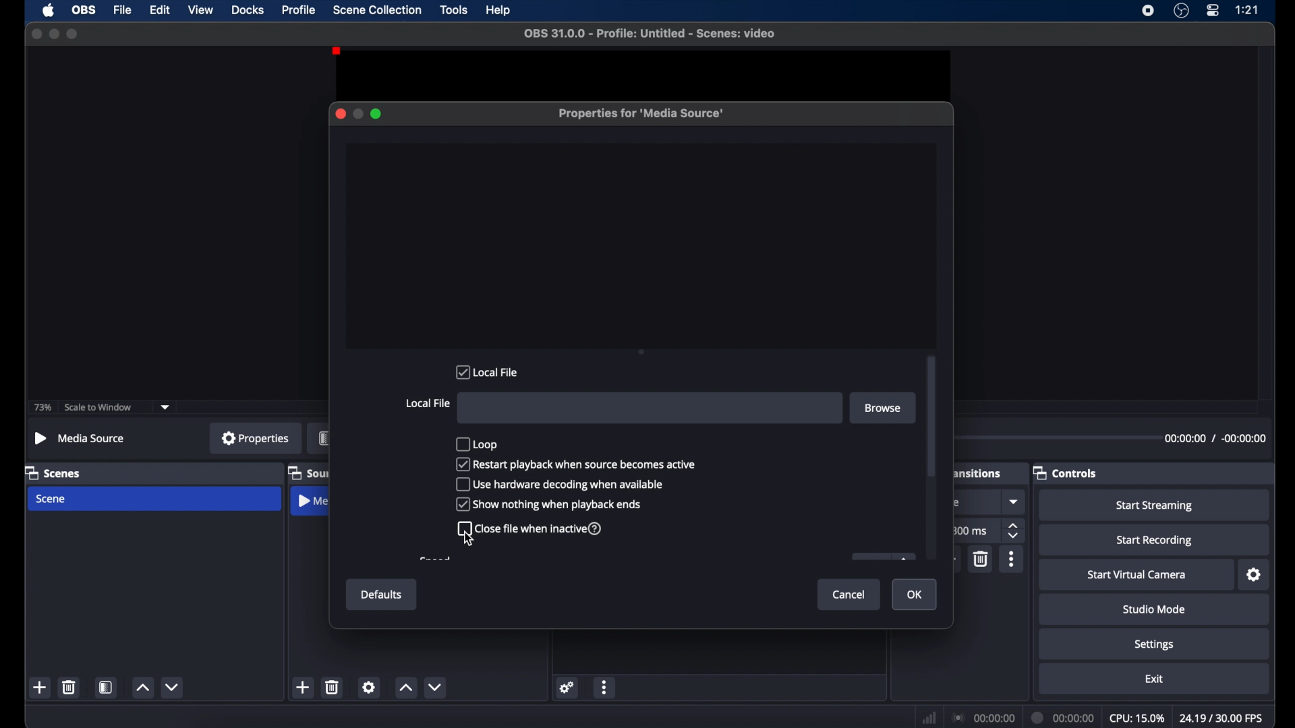  I want to click on cpu, so click(1136, 717).